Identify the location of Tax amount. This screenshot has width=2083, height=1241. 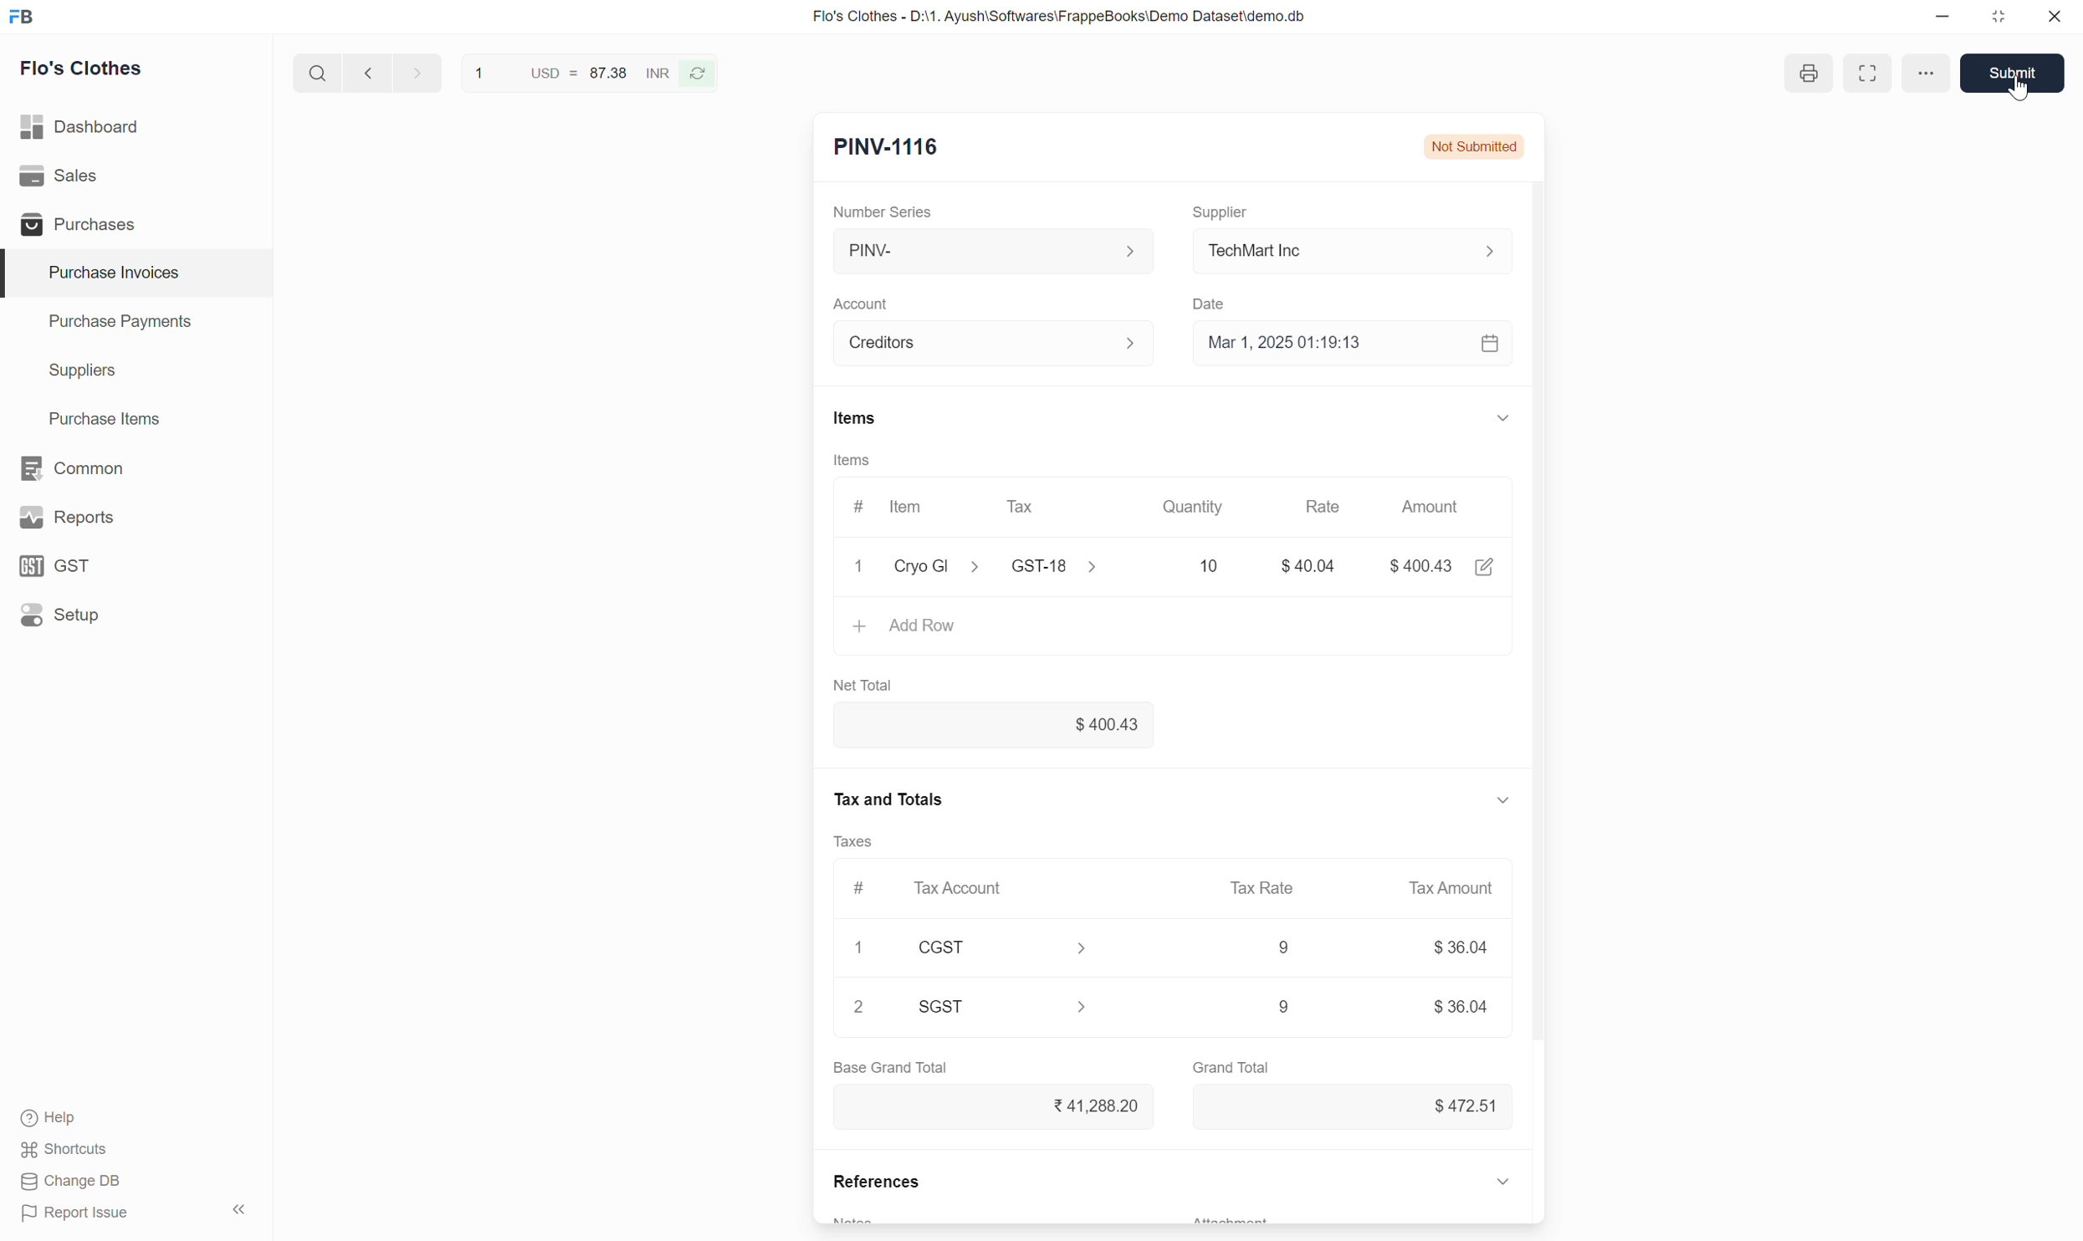
(1443, 887).